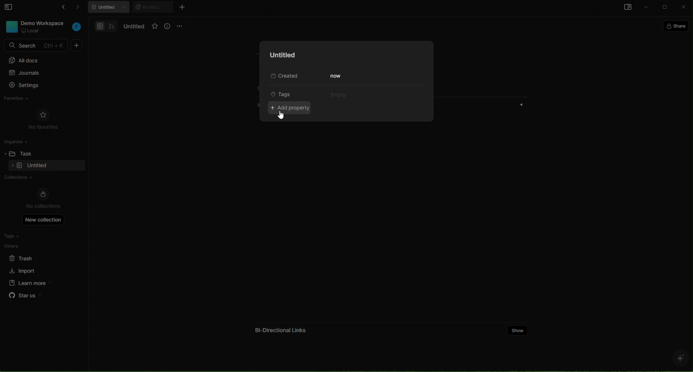 This screenshot has height=372, width=693. Describe the element at coordinates (282, 115) in the screenshot. I see `cursor` at that location.